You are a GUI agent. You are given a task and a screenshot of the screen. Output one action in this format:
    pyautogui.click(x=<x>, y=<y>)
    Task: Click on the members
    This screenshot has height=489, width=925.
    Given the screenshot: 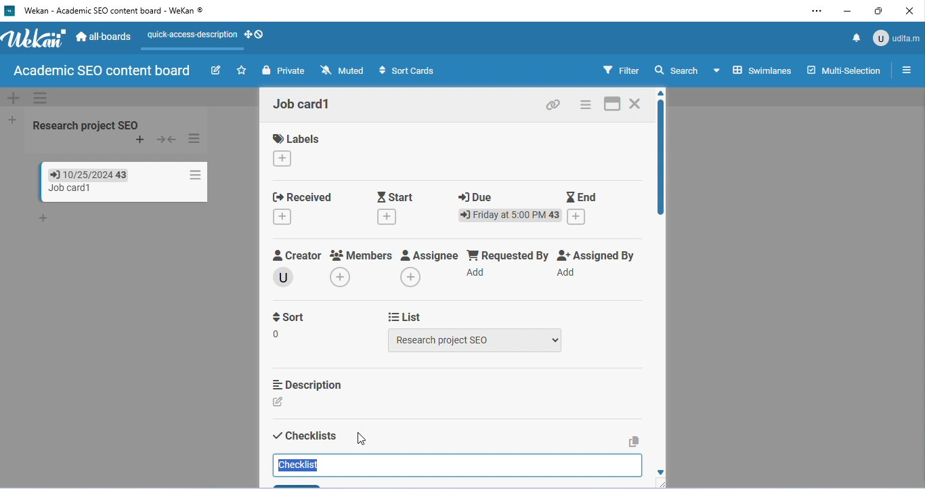 What is the action you would take?
    pyautogui.click(x=362, y=255)
    